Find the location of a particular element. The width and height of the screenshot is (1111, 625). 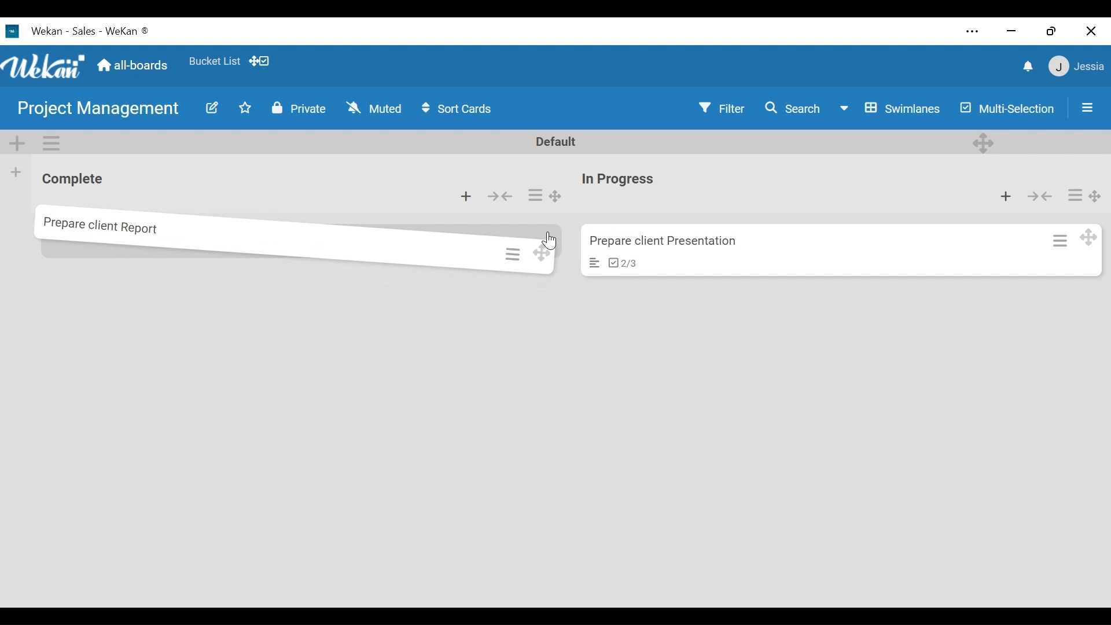

prepare client presentations is located at coordinates (673, 238).